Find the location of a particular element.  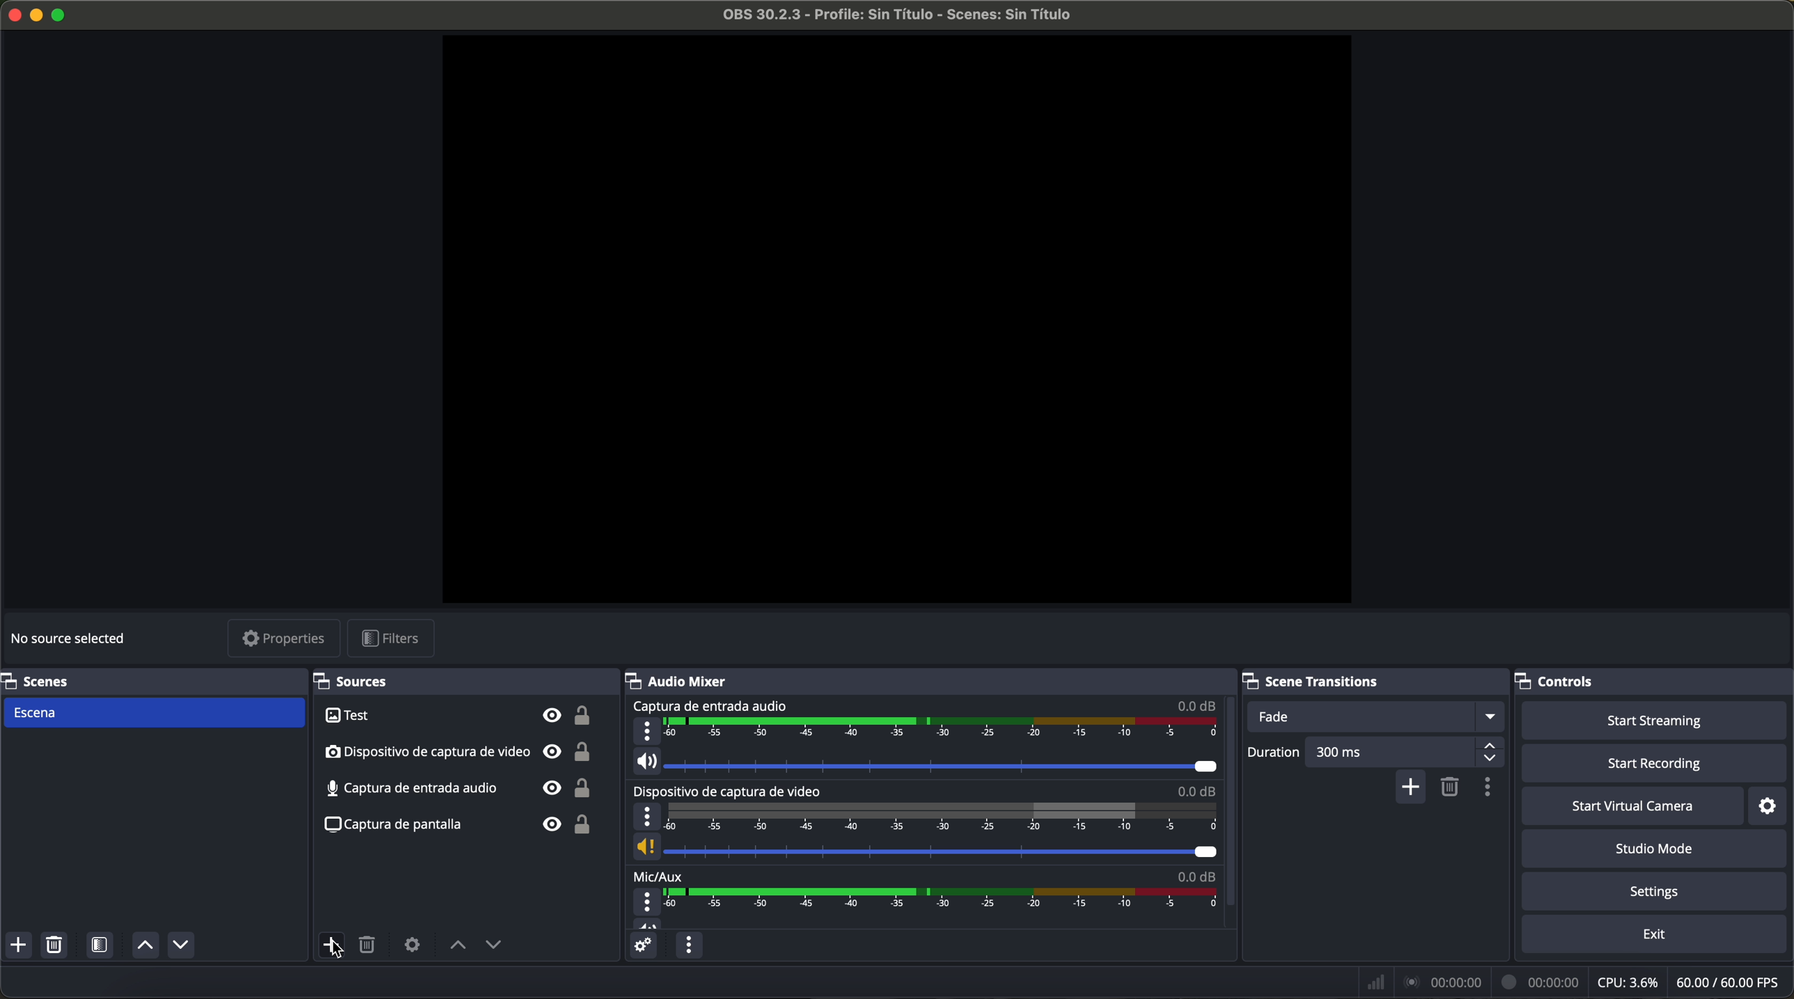

add configurable transition is located at coordinates (1412, 788).